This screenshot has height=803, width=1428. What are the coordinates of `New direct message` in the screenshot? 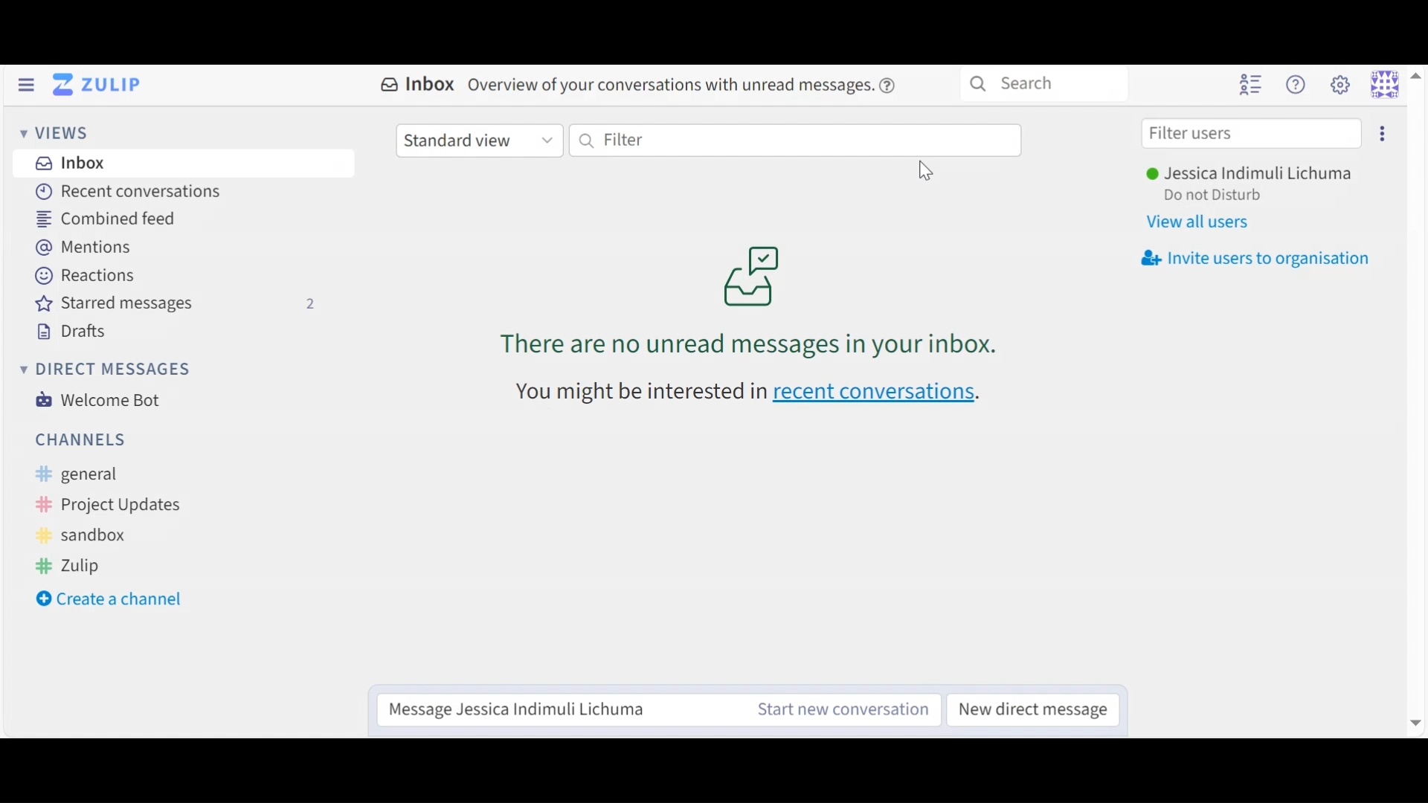 It's located at (1029, 708).